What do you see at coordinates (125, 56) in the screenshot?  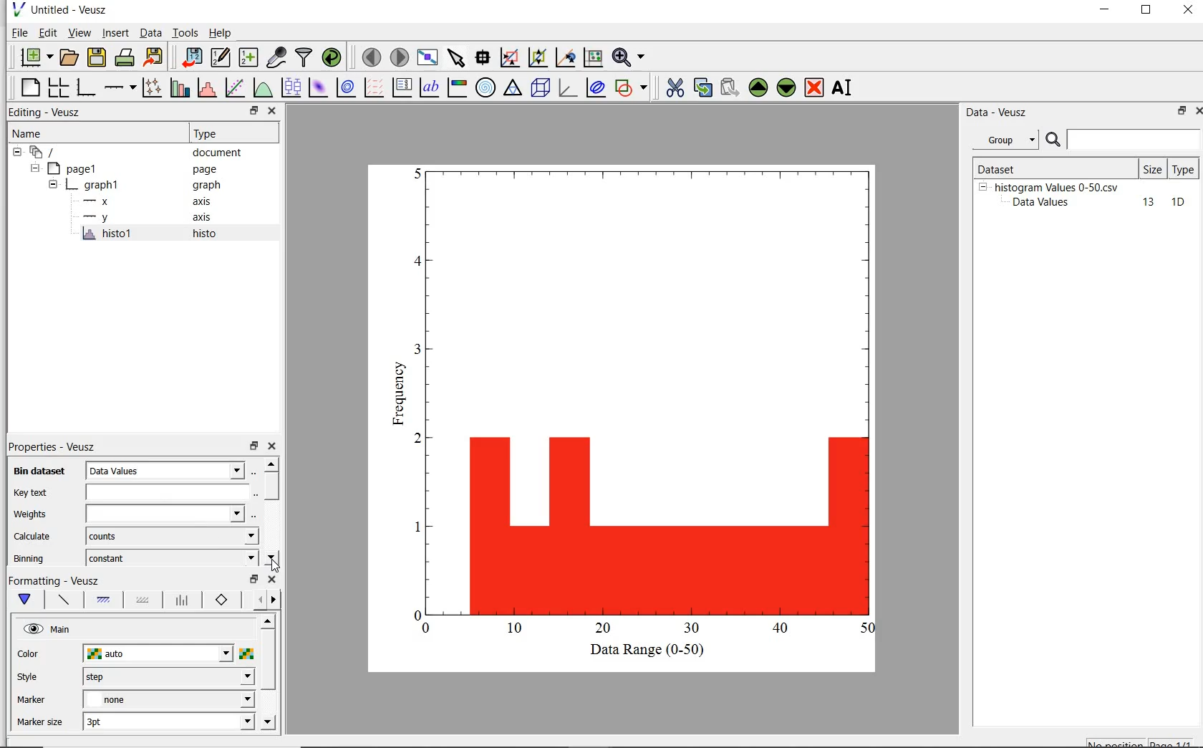 I see `print the document` at bounding box center [125, 56].